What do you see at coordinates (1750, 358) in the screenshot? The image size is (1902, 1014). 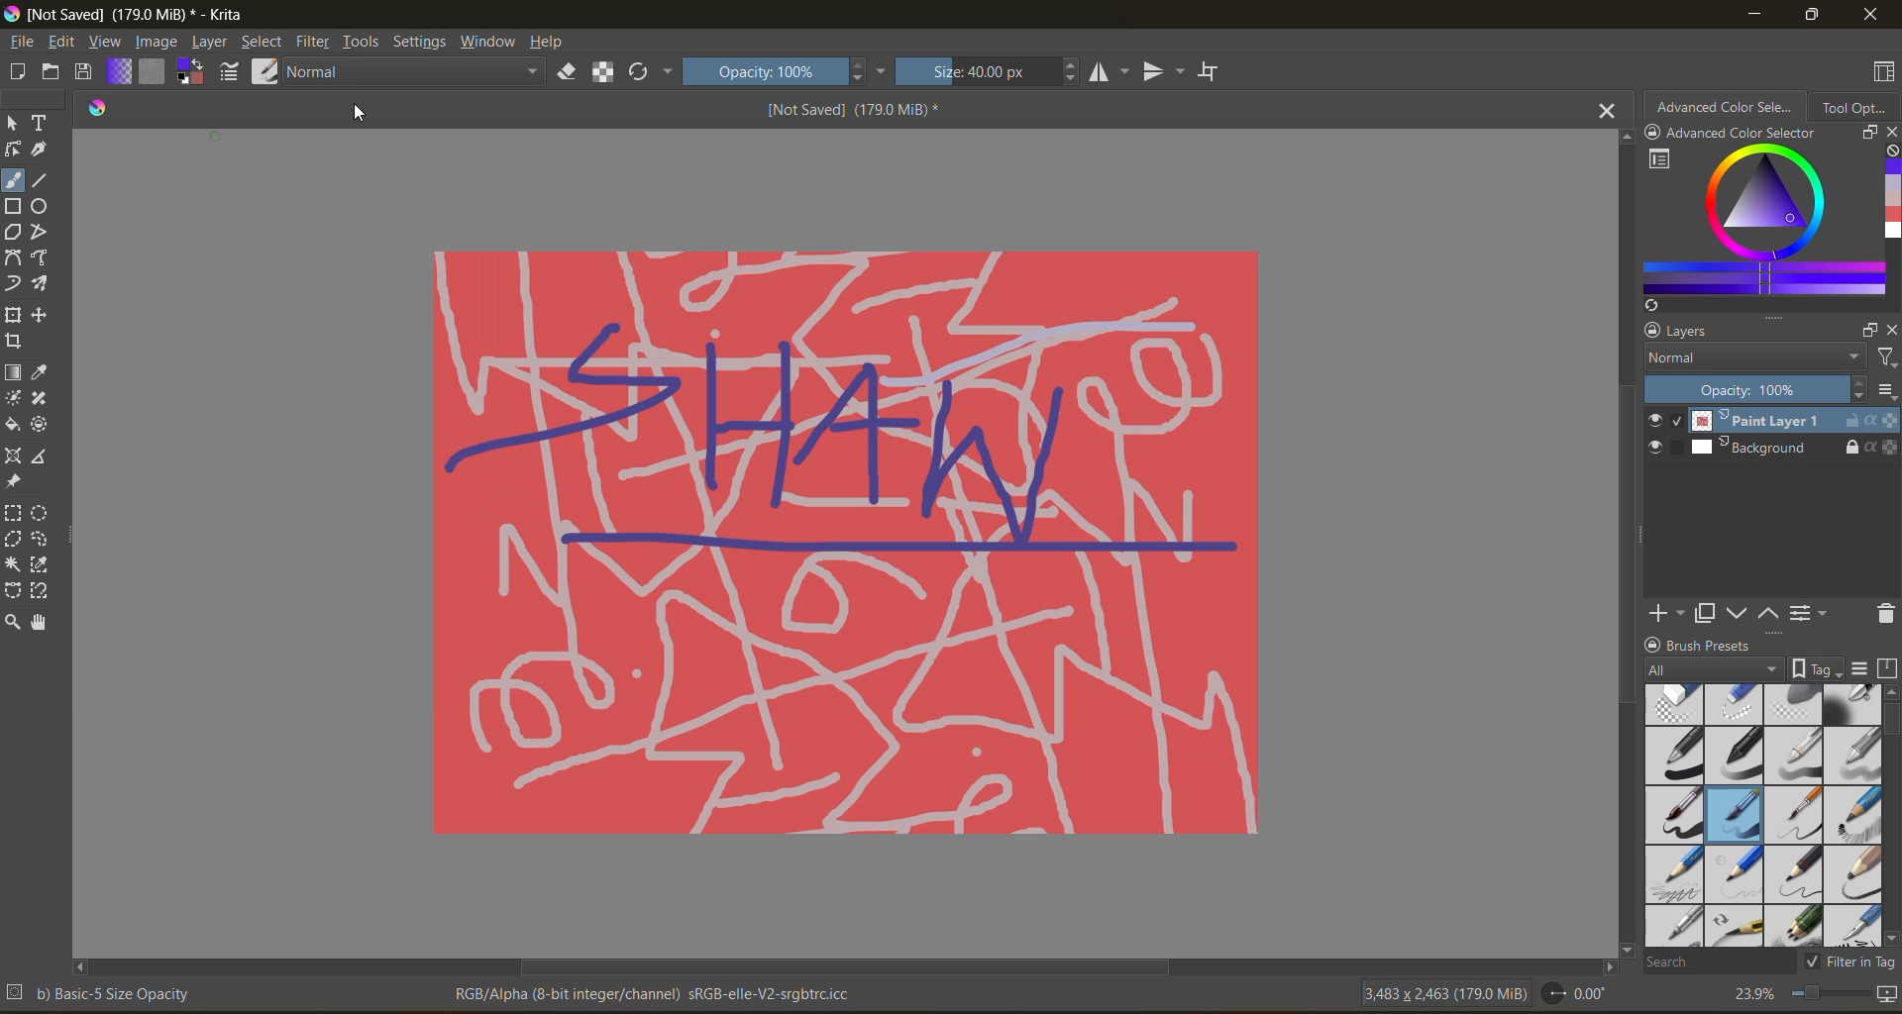 I see `normal` at bounding box center [1750, 358].